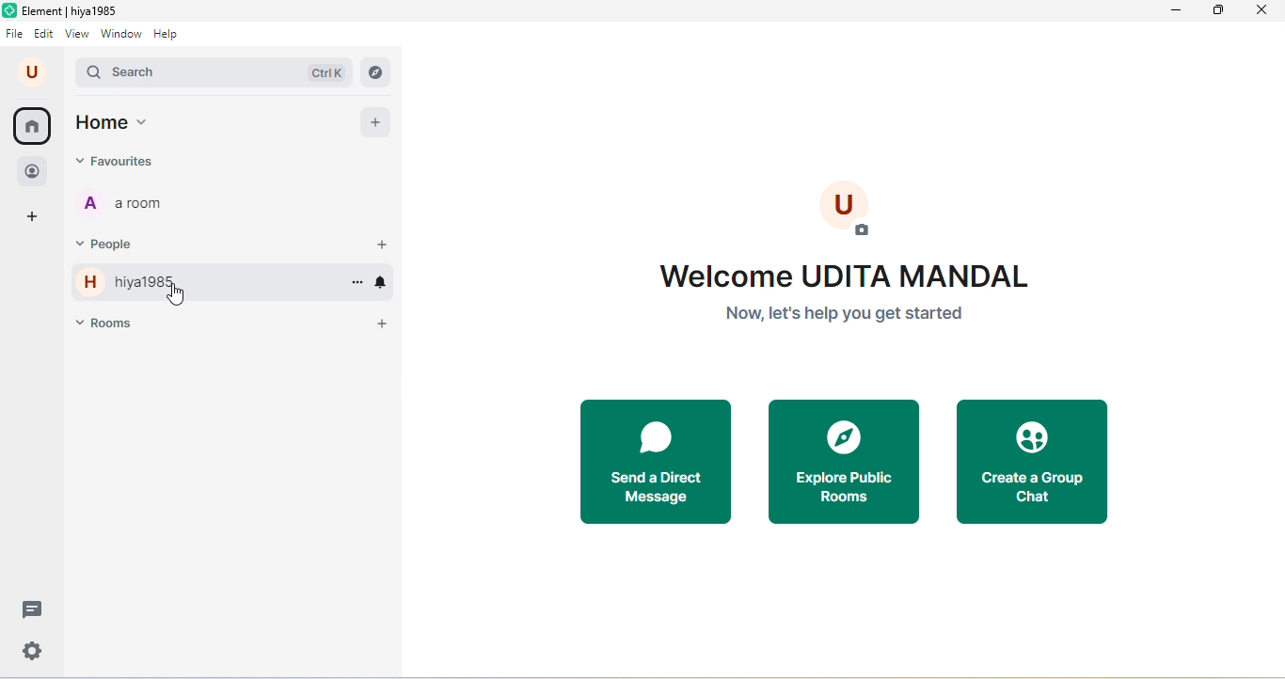  I want to click on  Rooms, so click(150, 322).